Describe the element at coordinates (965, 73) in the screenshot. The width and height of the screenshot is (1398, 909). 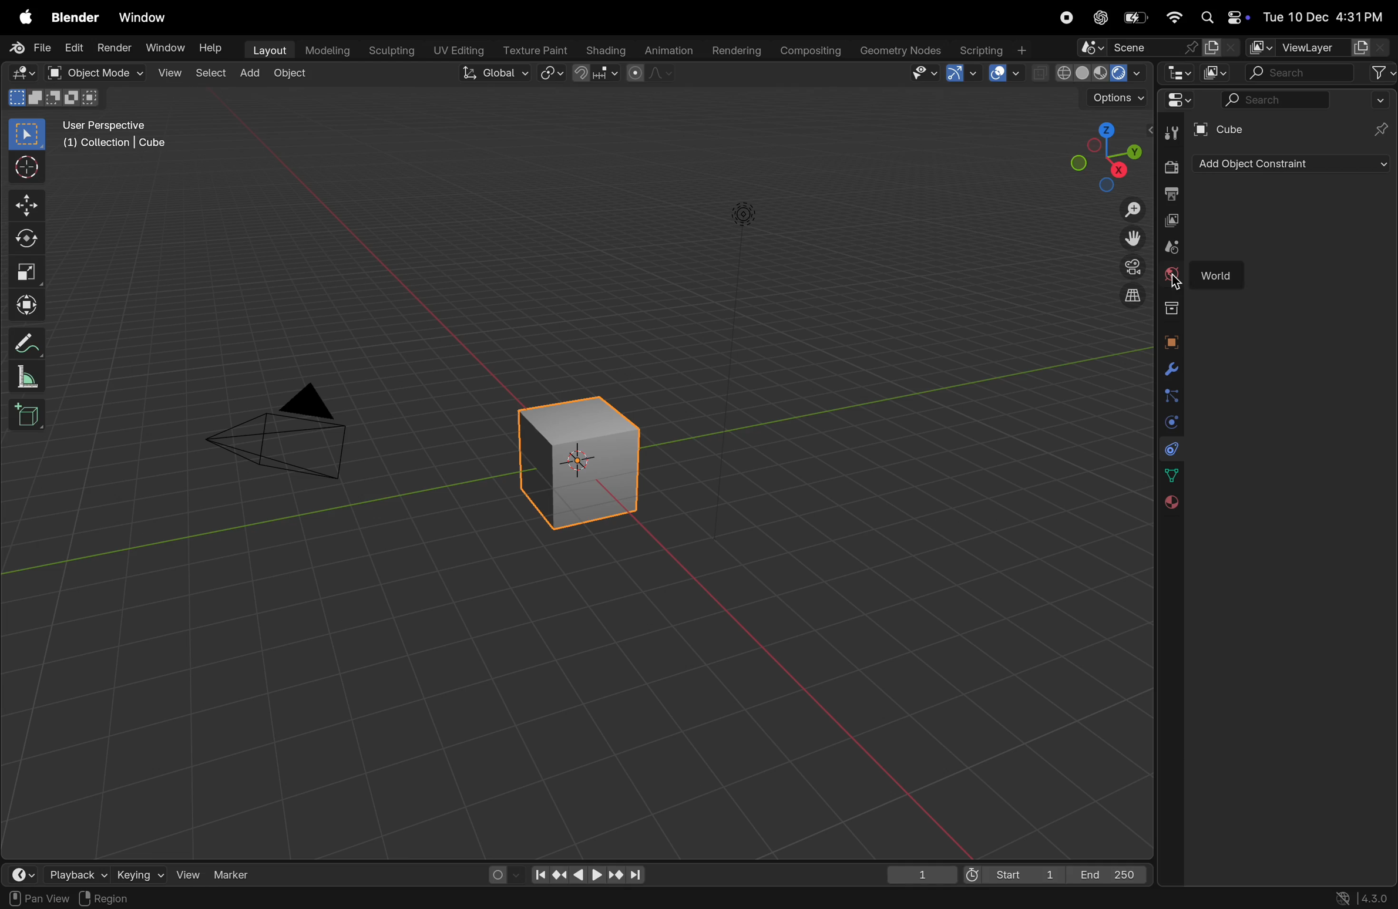
I see `show gimzo` at that location.